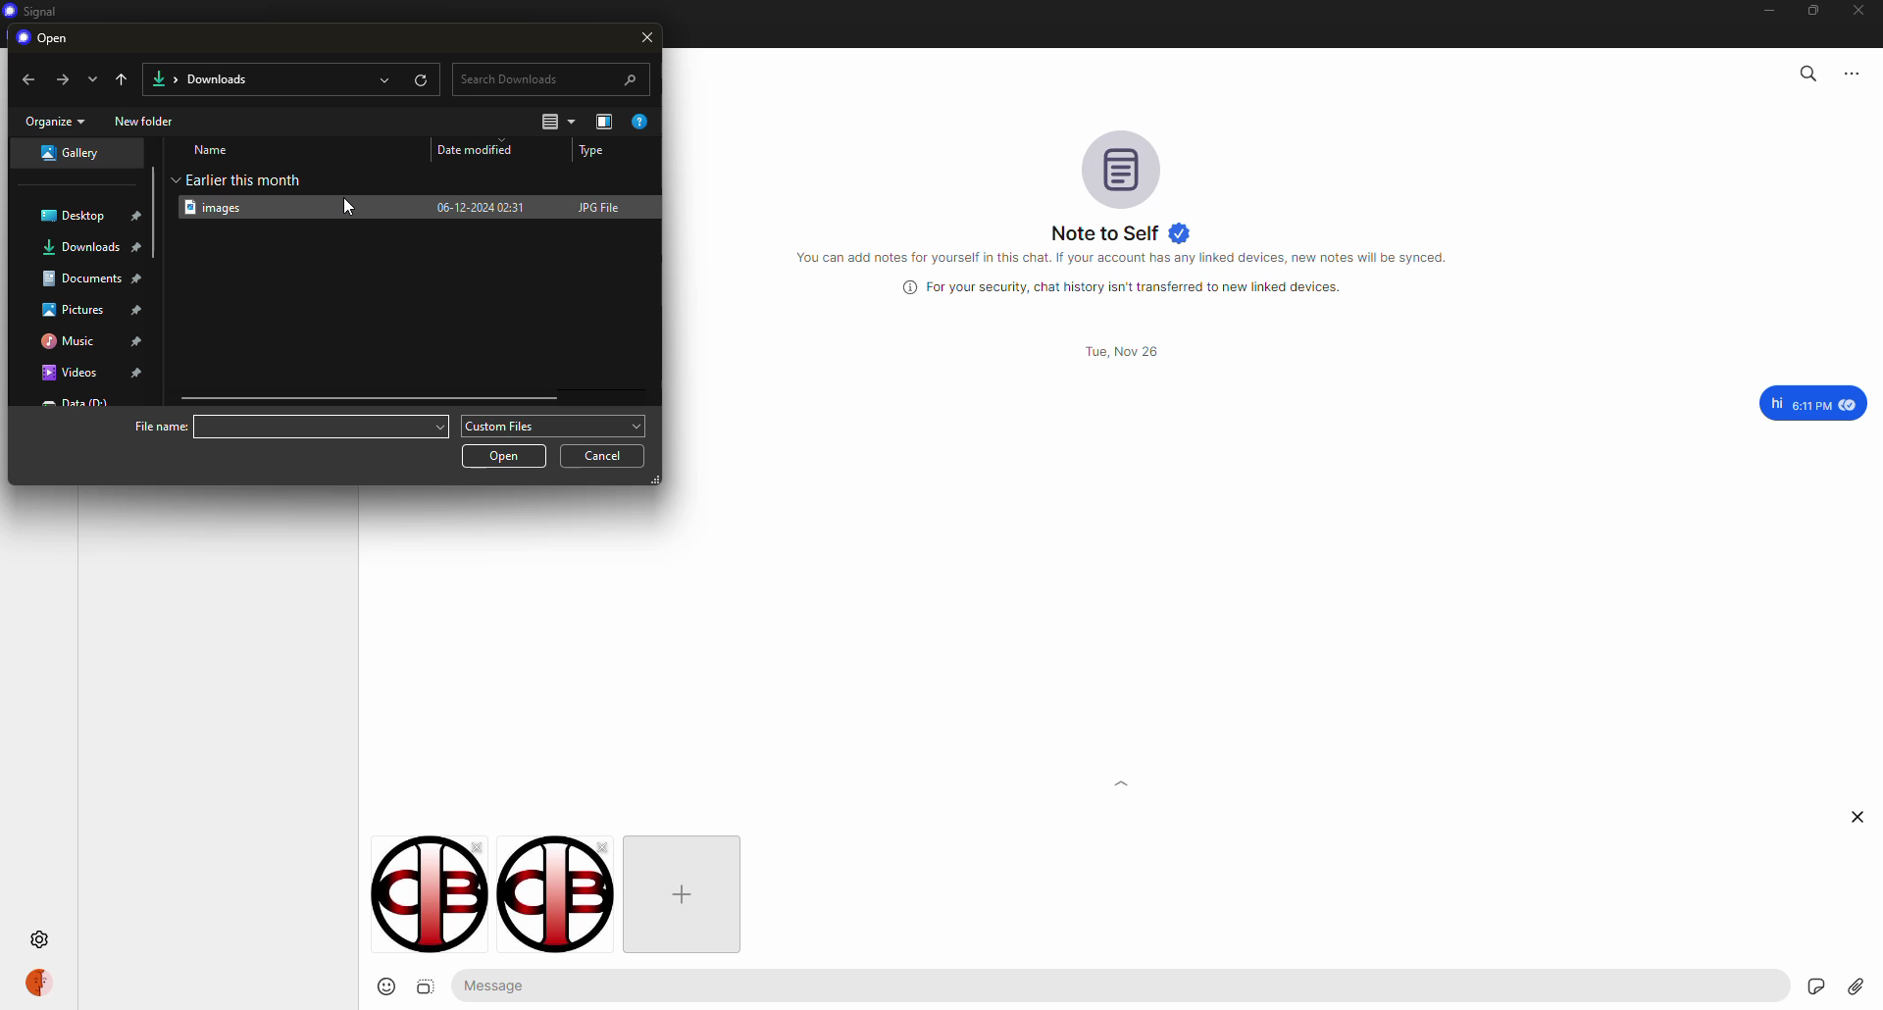  I want to click on search, so click(553, 77).